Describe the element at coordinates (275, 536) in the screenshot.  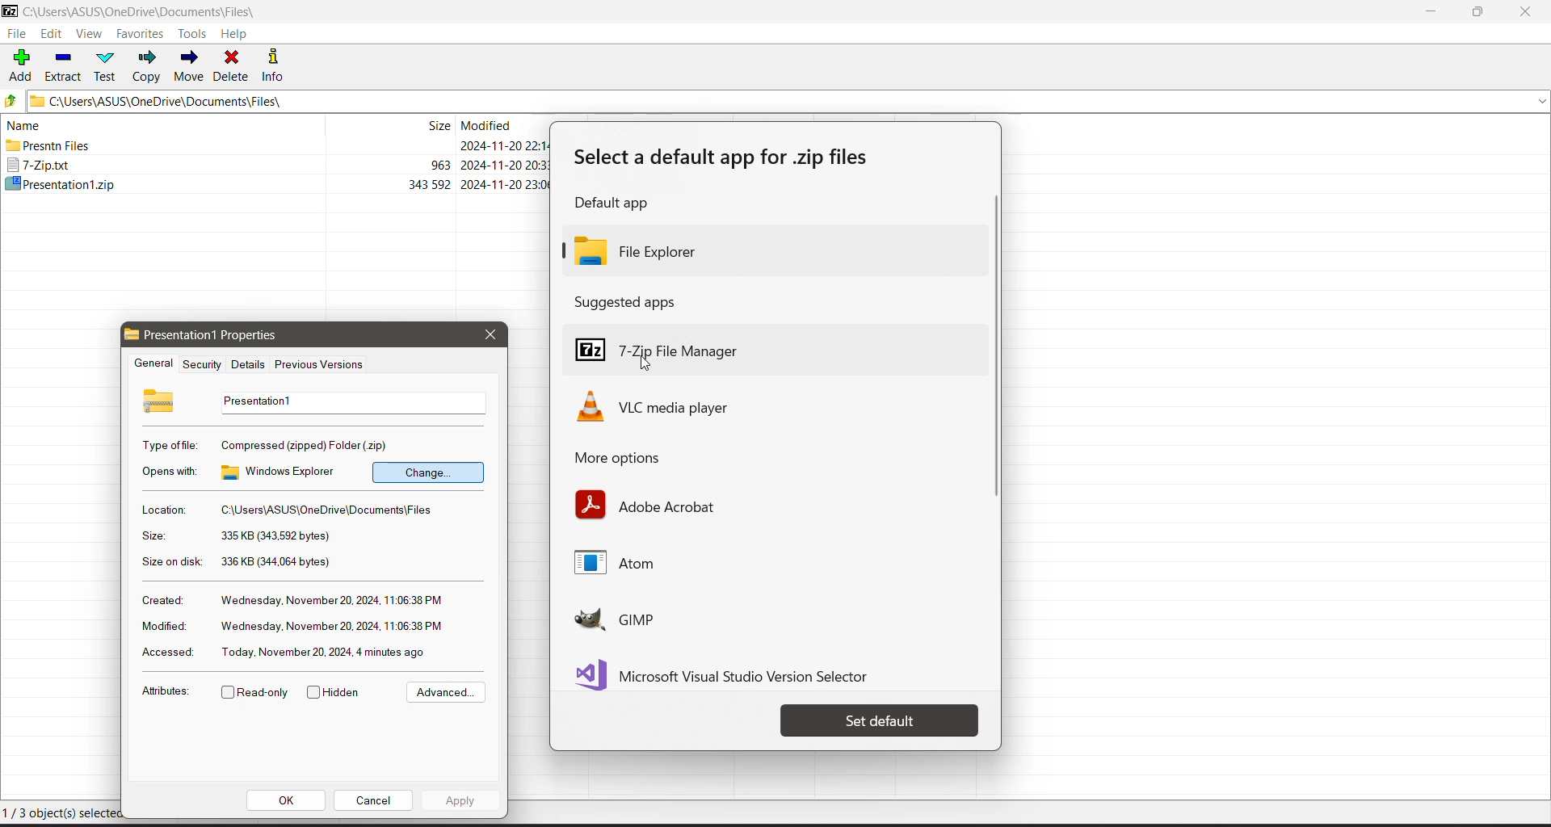
I see `Selected file size` at that location.